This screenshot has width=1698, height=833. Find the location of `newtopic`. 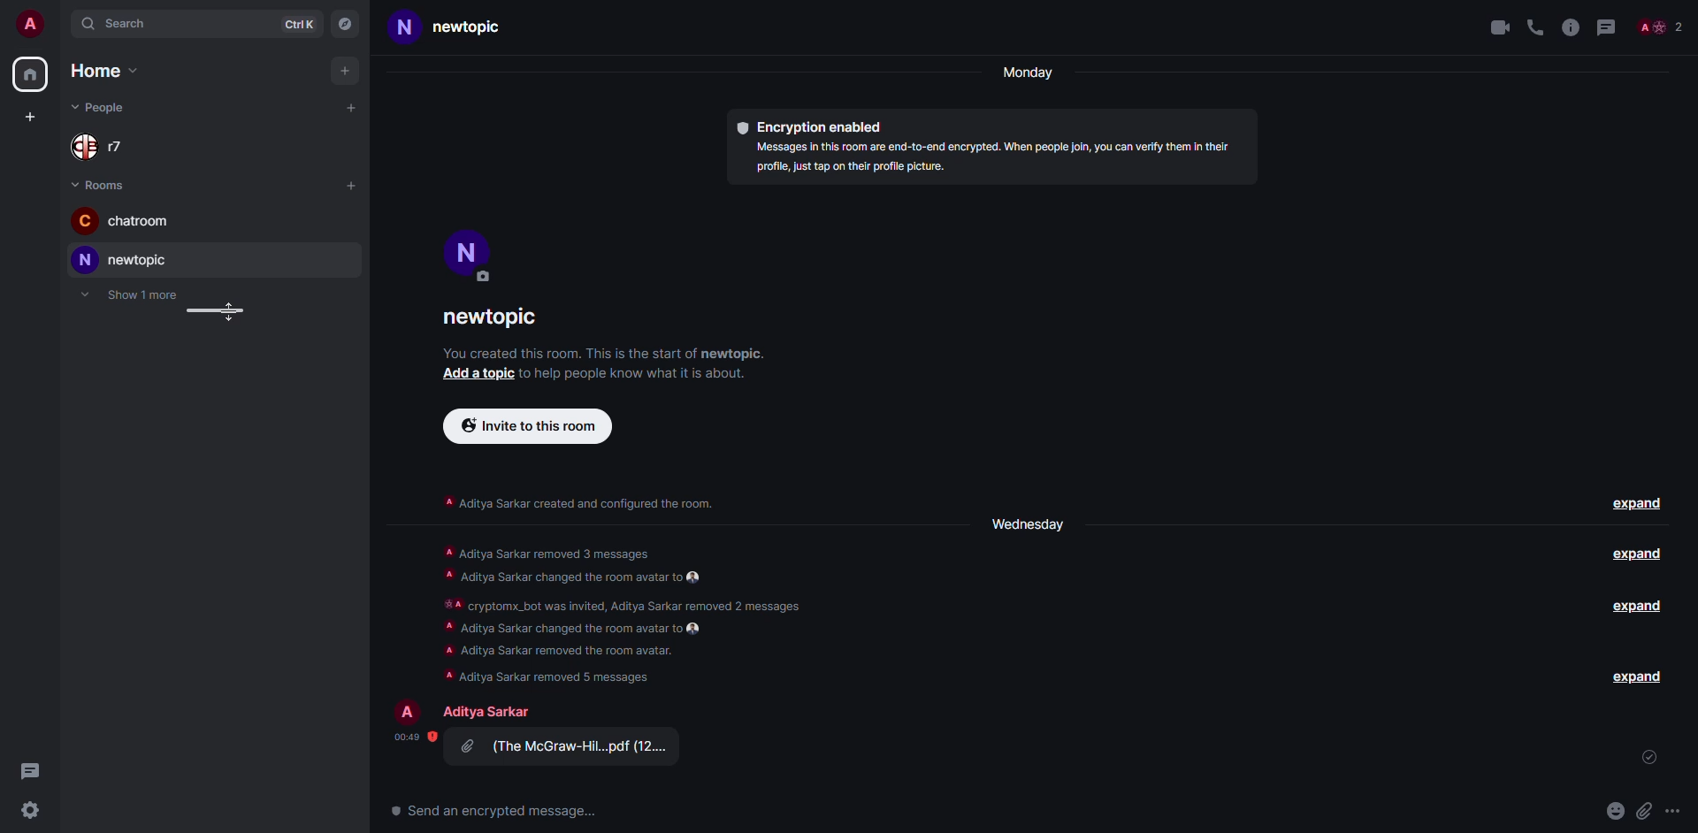

newtopic is located at coordinates (492, 319).